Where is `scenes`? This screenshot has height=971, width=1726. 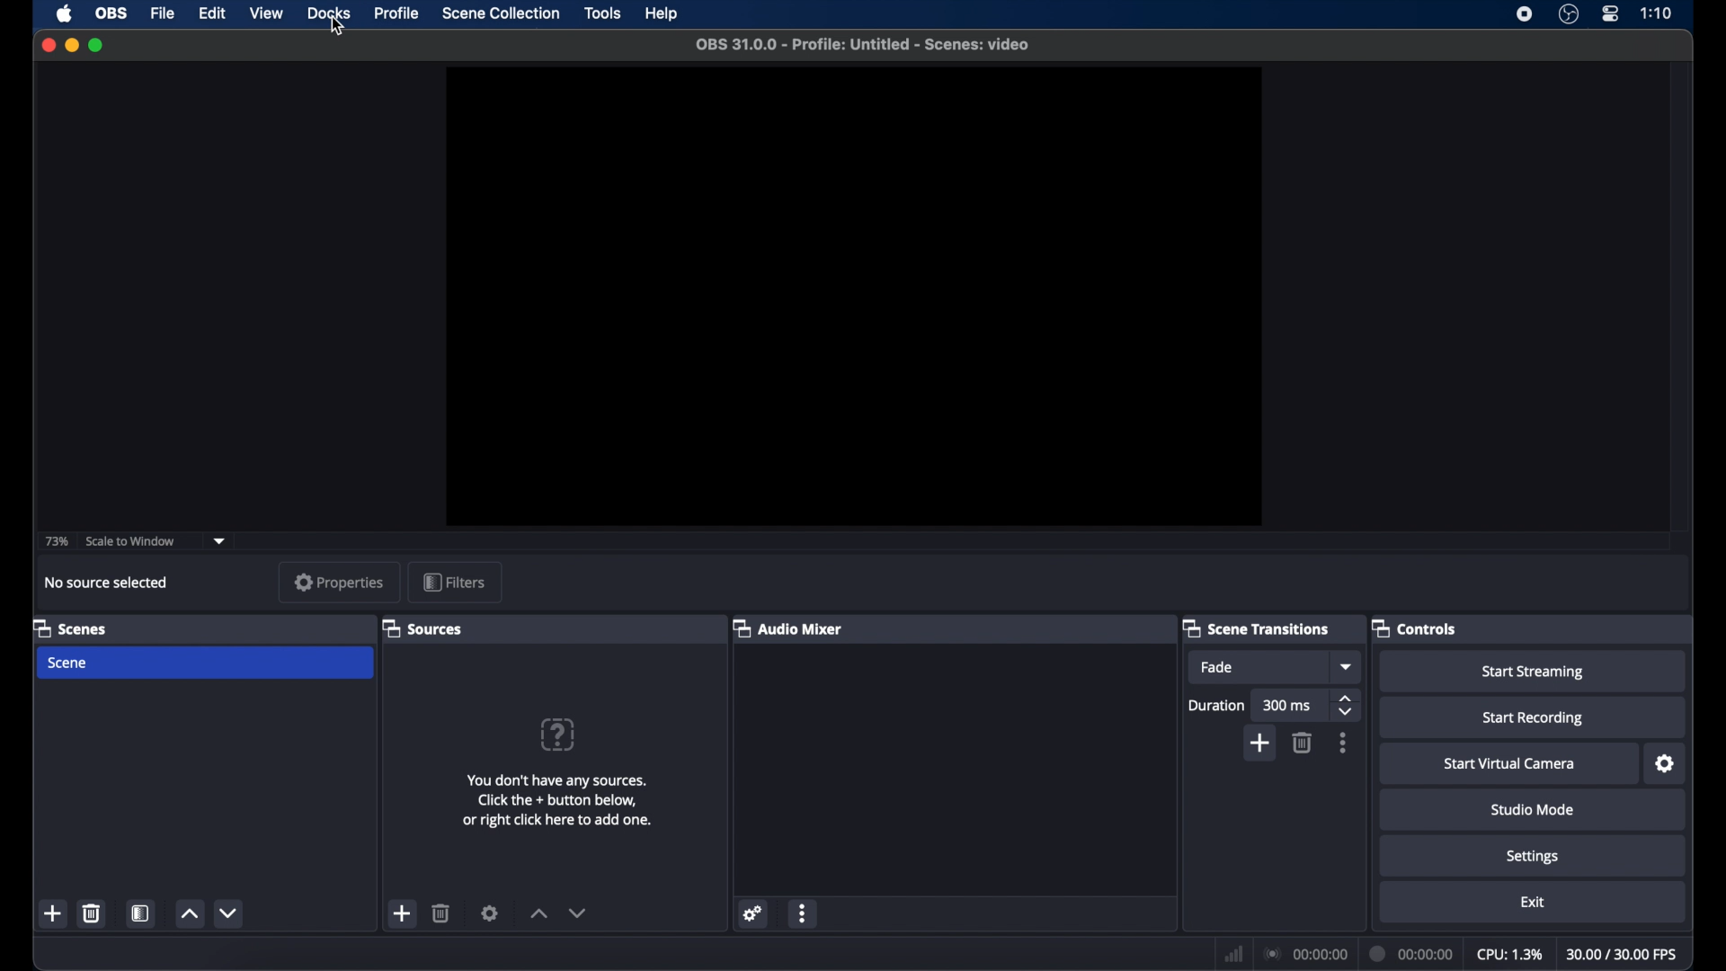
scenes is located at coordinates (69, 628).